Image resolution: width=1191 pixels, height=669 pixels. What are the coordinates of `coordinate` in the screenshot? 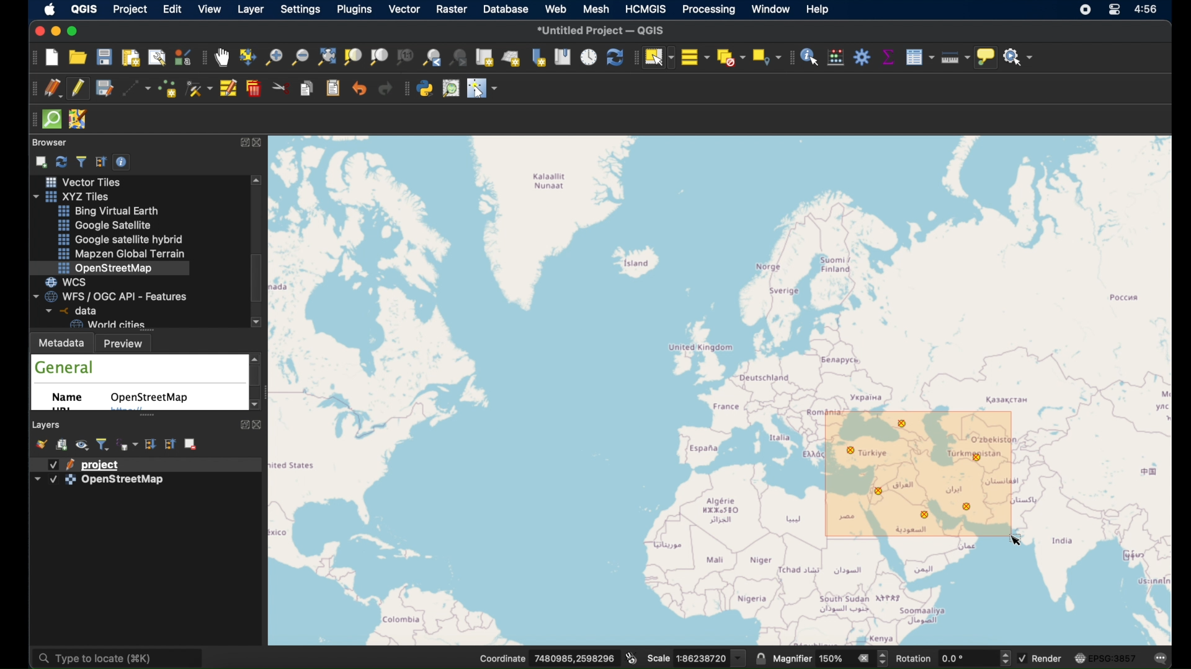 It's located at (570, 657).